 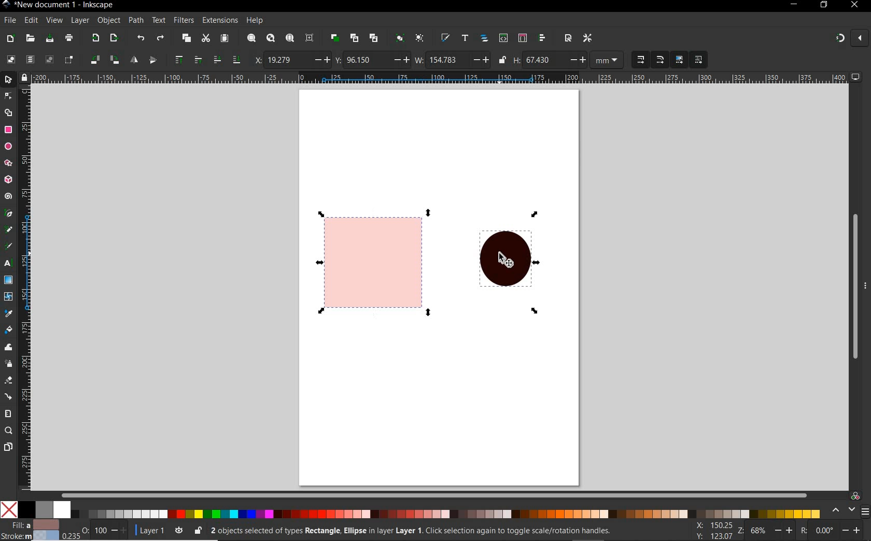 I want to click on mesh tool, so click(x=8, y=296).